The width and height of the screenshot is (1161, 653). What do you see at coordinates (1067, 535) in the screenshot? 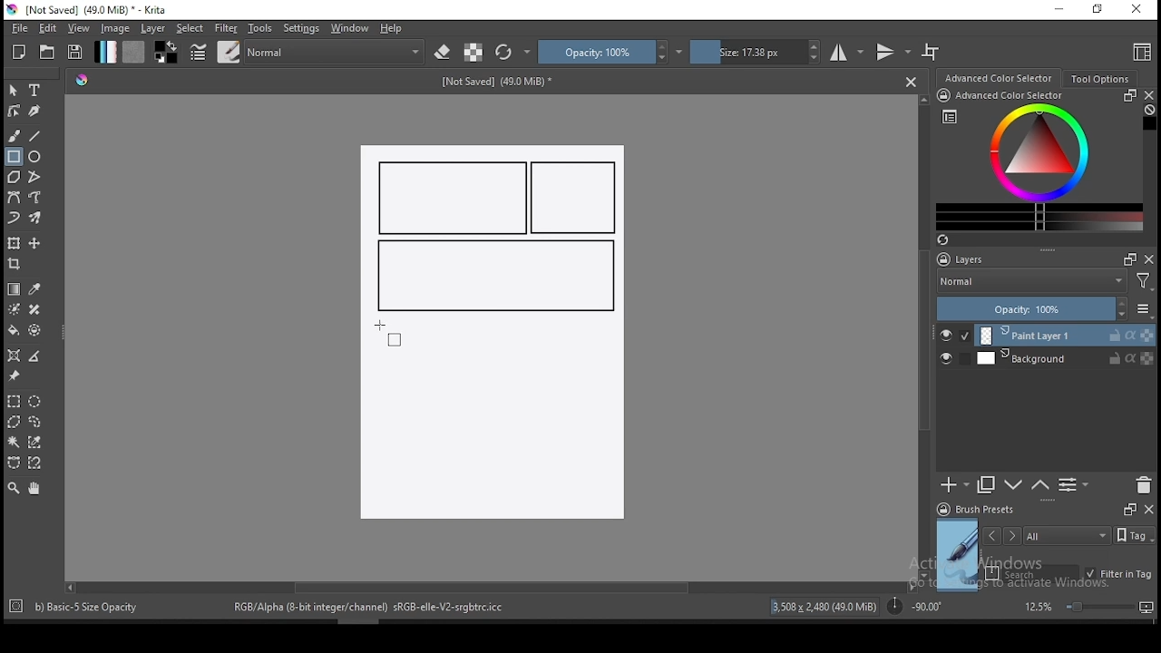
I see `tags` at bounding box center [1067, 535].